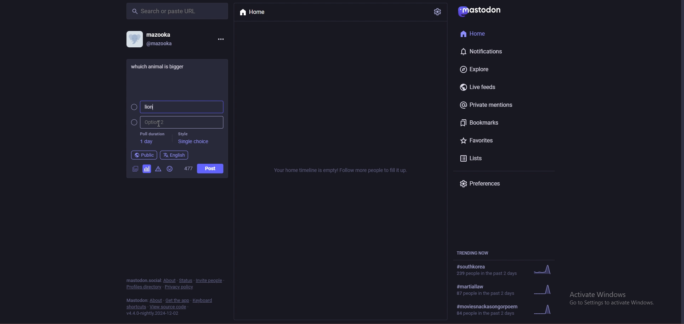 Image resolution: width=684 pixels, height=324 pixels. What do you see at coordinates (143, 280) in the screenshot?
I see `mastodon` at bounding box center [143, 280].